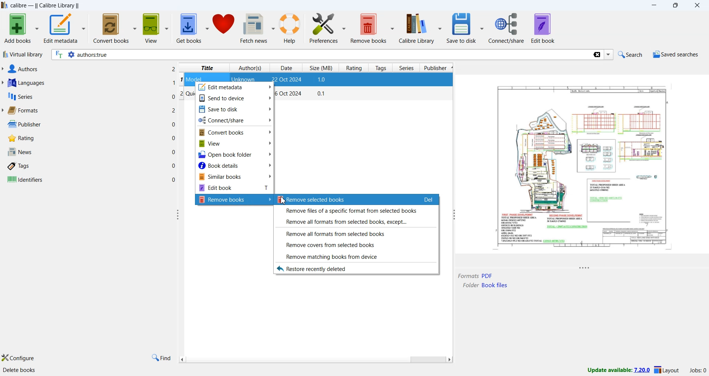 Image resolution: width=709 pixels, height=376 pixels. I want to click on 0, so click(173, 95).